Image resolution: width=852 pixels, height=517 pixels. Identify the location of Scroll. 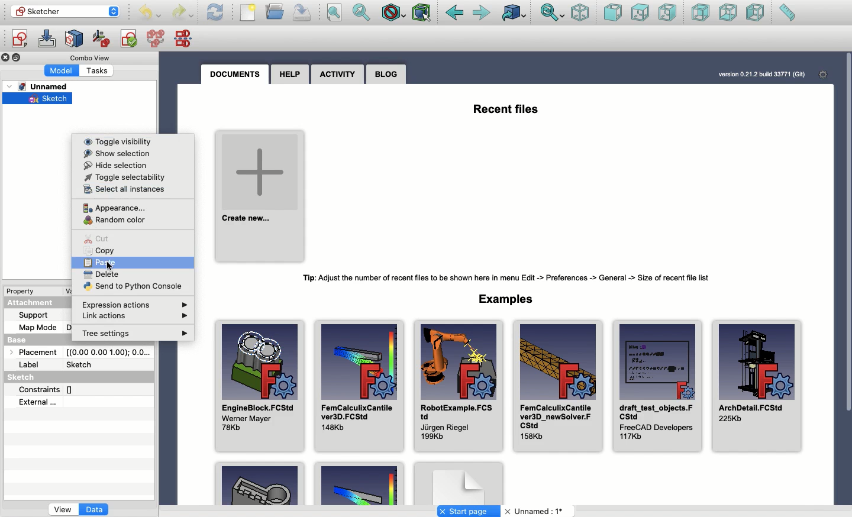
(847, 266).